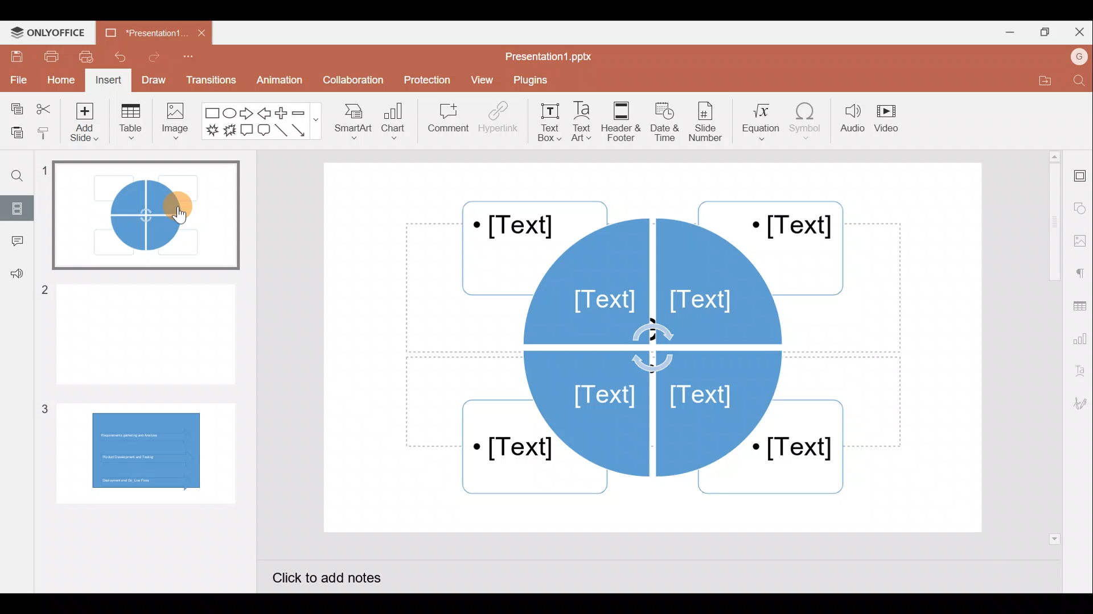 This screenshot has width=1093, height=614. I want to click on Redo, so click(151, 60).